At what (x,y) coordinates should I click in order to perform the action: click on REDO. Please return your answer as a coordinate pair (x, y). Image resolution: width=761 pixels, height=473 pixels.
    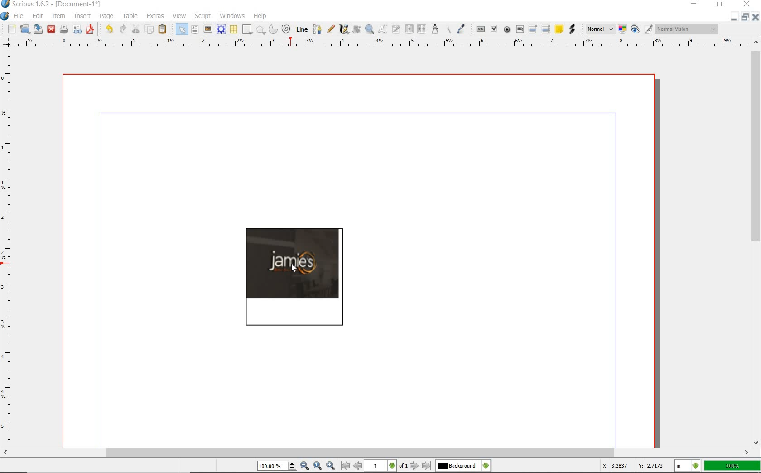
    Looking at the image, I should click on (108, 29).